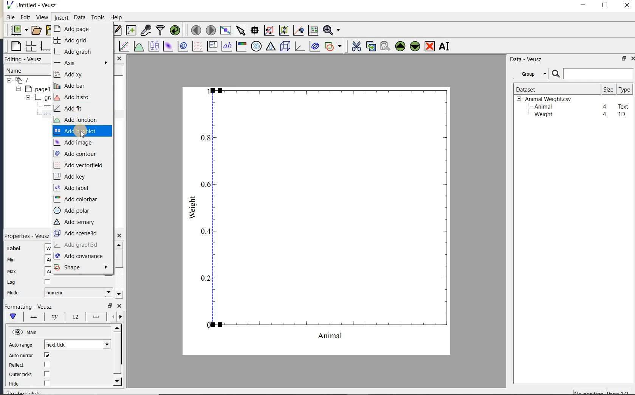 Image resolution: width=635 pixels, height=395 pixels. I want to click on click to recenter graph axes, so click(299, 31).